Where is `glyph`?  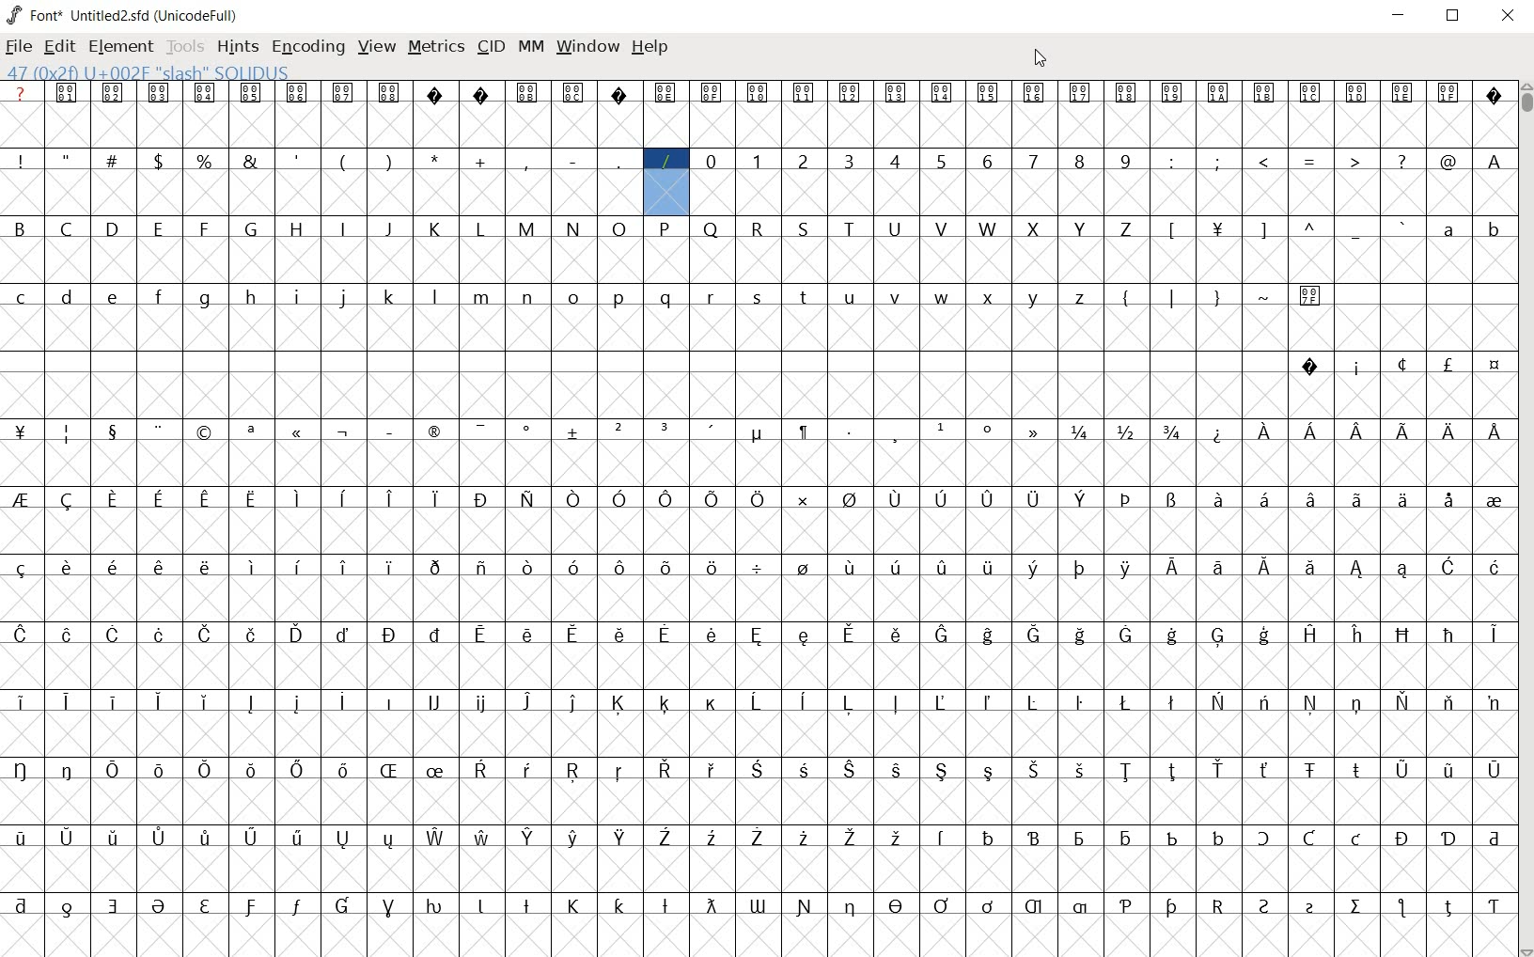
glyph is located at coordinates (849, 770).